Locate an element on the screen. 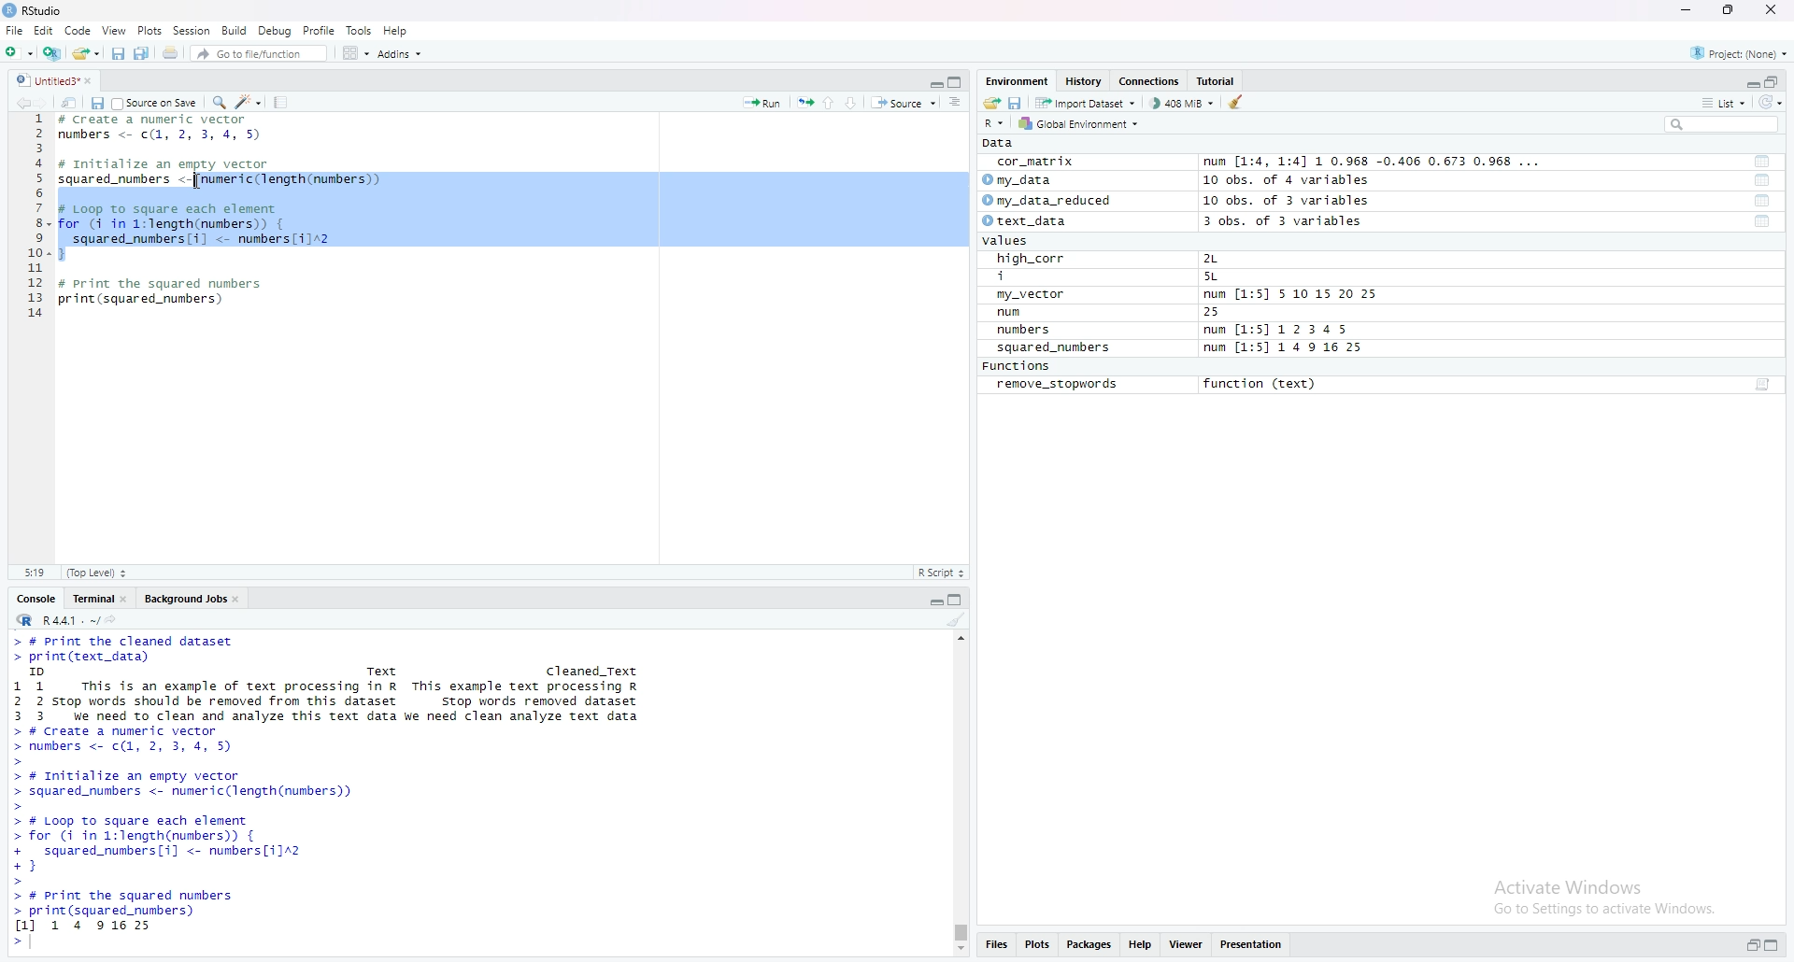 The height and width of the screenshot is (962, 1794). Tutorial is located at coordinates (1219, 81).